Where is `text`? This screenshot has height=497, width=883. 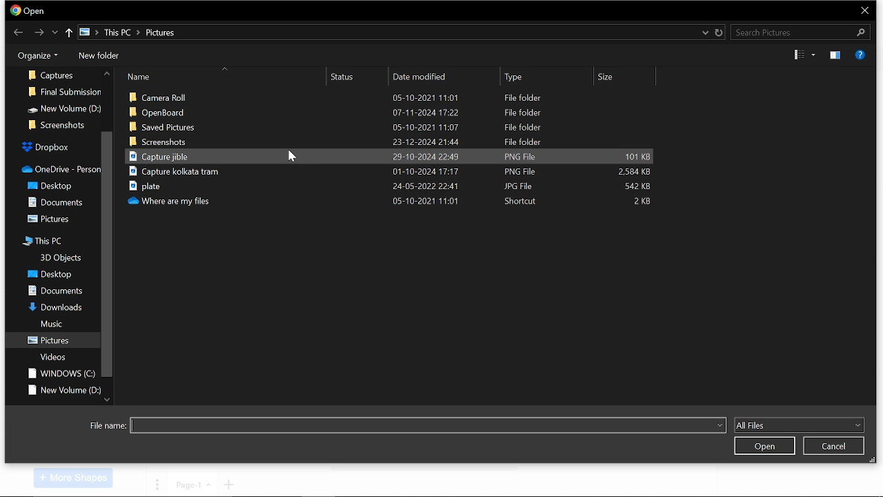 text is located at coordinates (108, 426).